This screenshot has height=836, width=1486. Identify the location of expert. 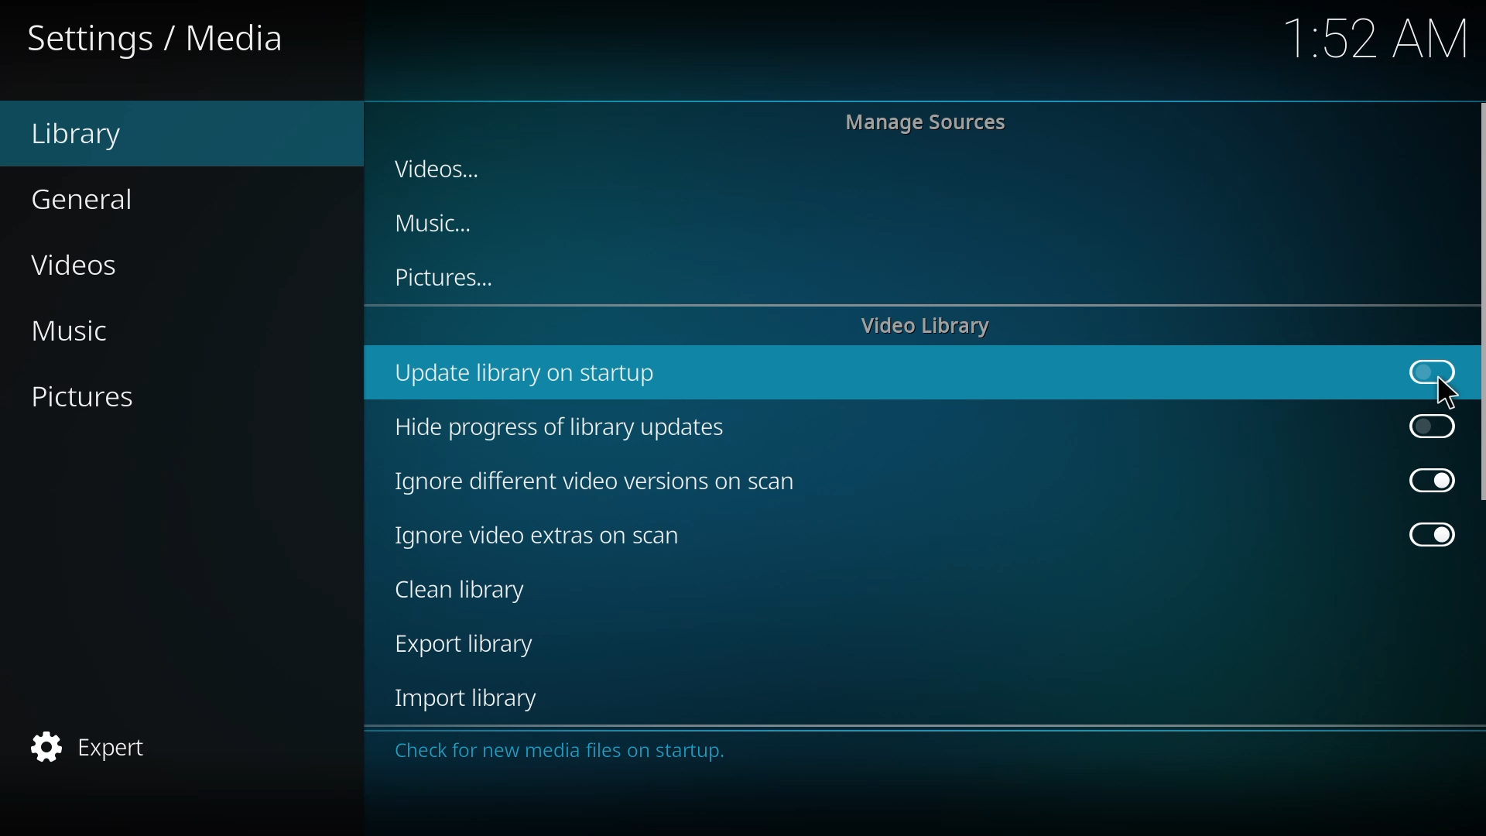
(96, 748).